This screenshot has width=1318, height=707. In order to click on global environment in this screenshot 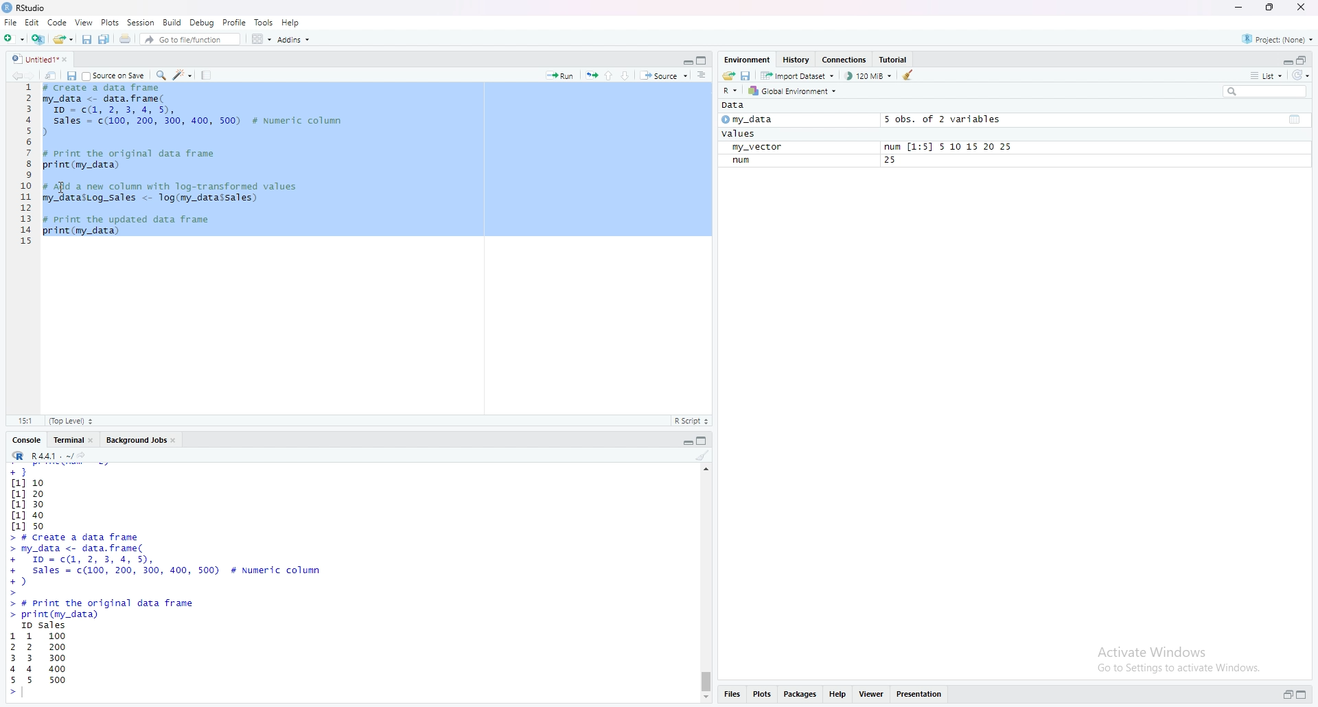, I will do `click(798, 93)`.